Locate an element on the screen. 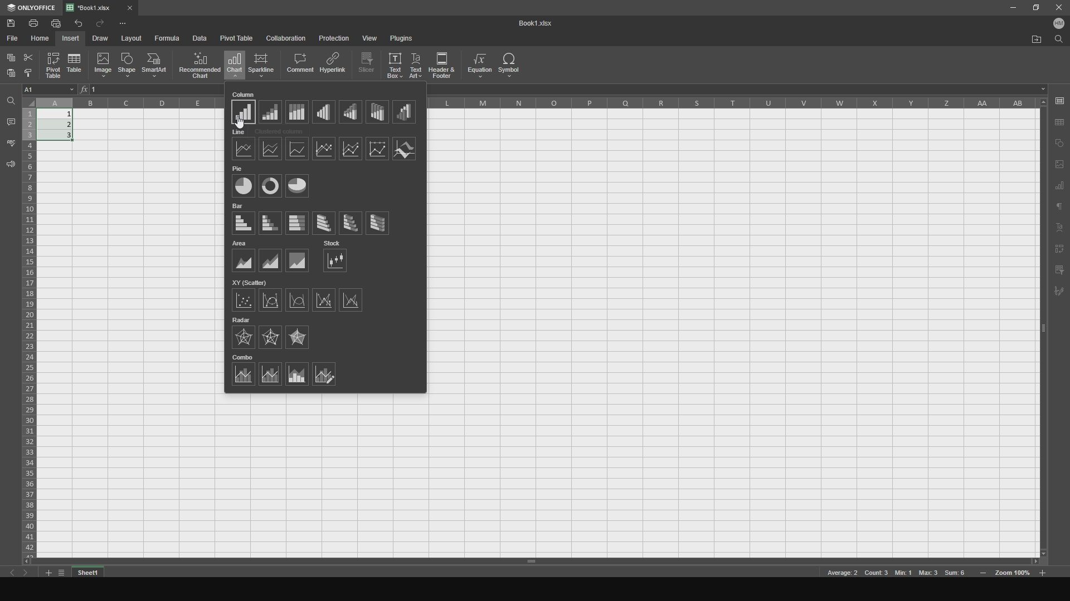  zoom is located at coordinates (1013, 574).